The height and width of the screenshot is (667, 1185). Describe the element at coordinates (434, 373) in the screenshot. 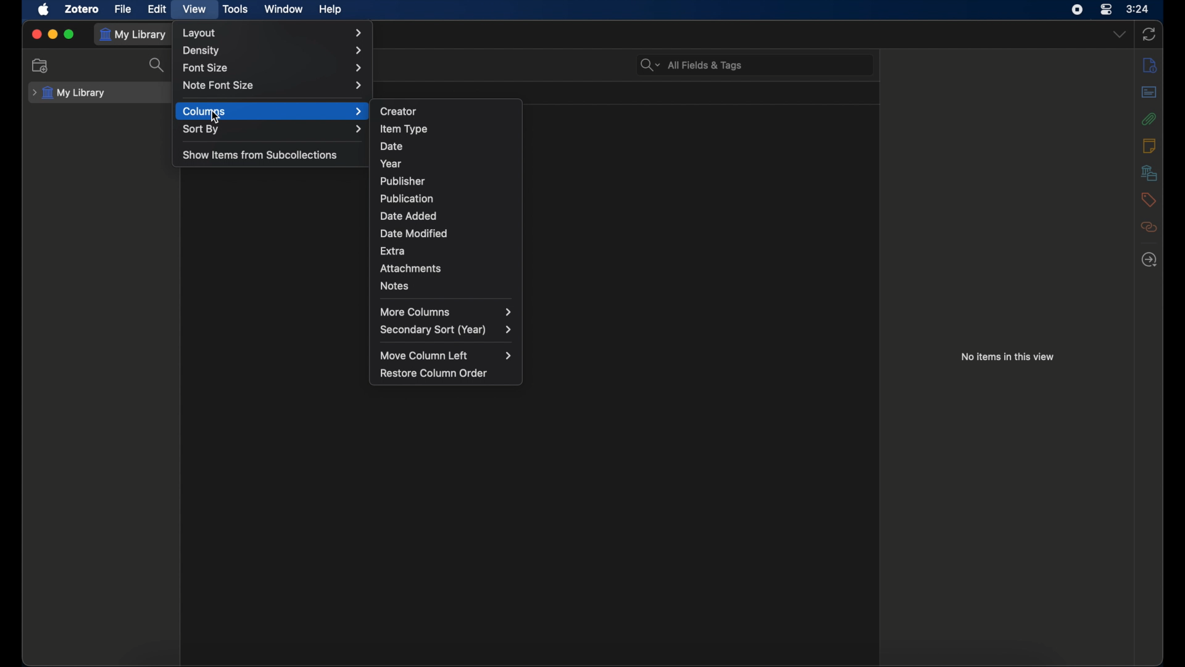

I see `restore column order` at that location.